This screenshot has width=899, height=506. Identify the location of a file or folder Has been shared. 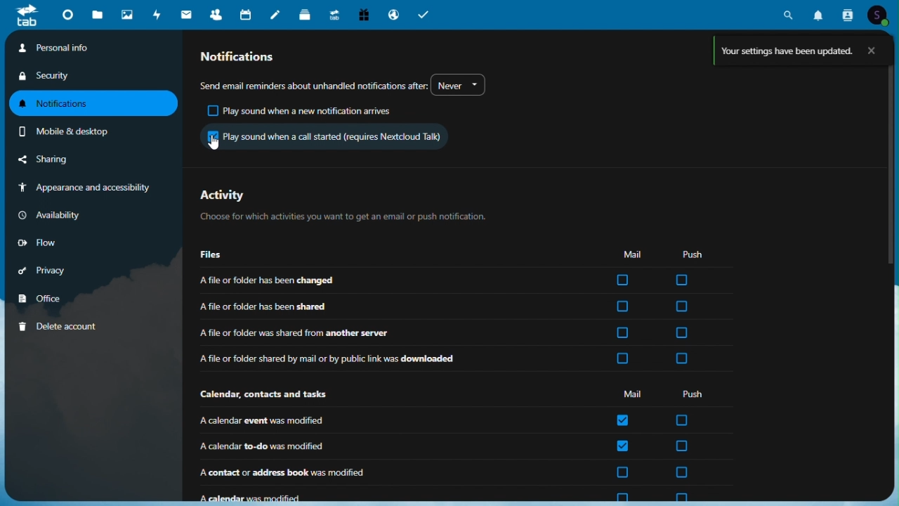
(374, 307).